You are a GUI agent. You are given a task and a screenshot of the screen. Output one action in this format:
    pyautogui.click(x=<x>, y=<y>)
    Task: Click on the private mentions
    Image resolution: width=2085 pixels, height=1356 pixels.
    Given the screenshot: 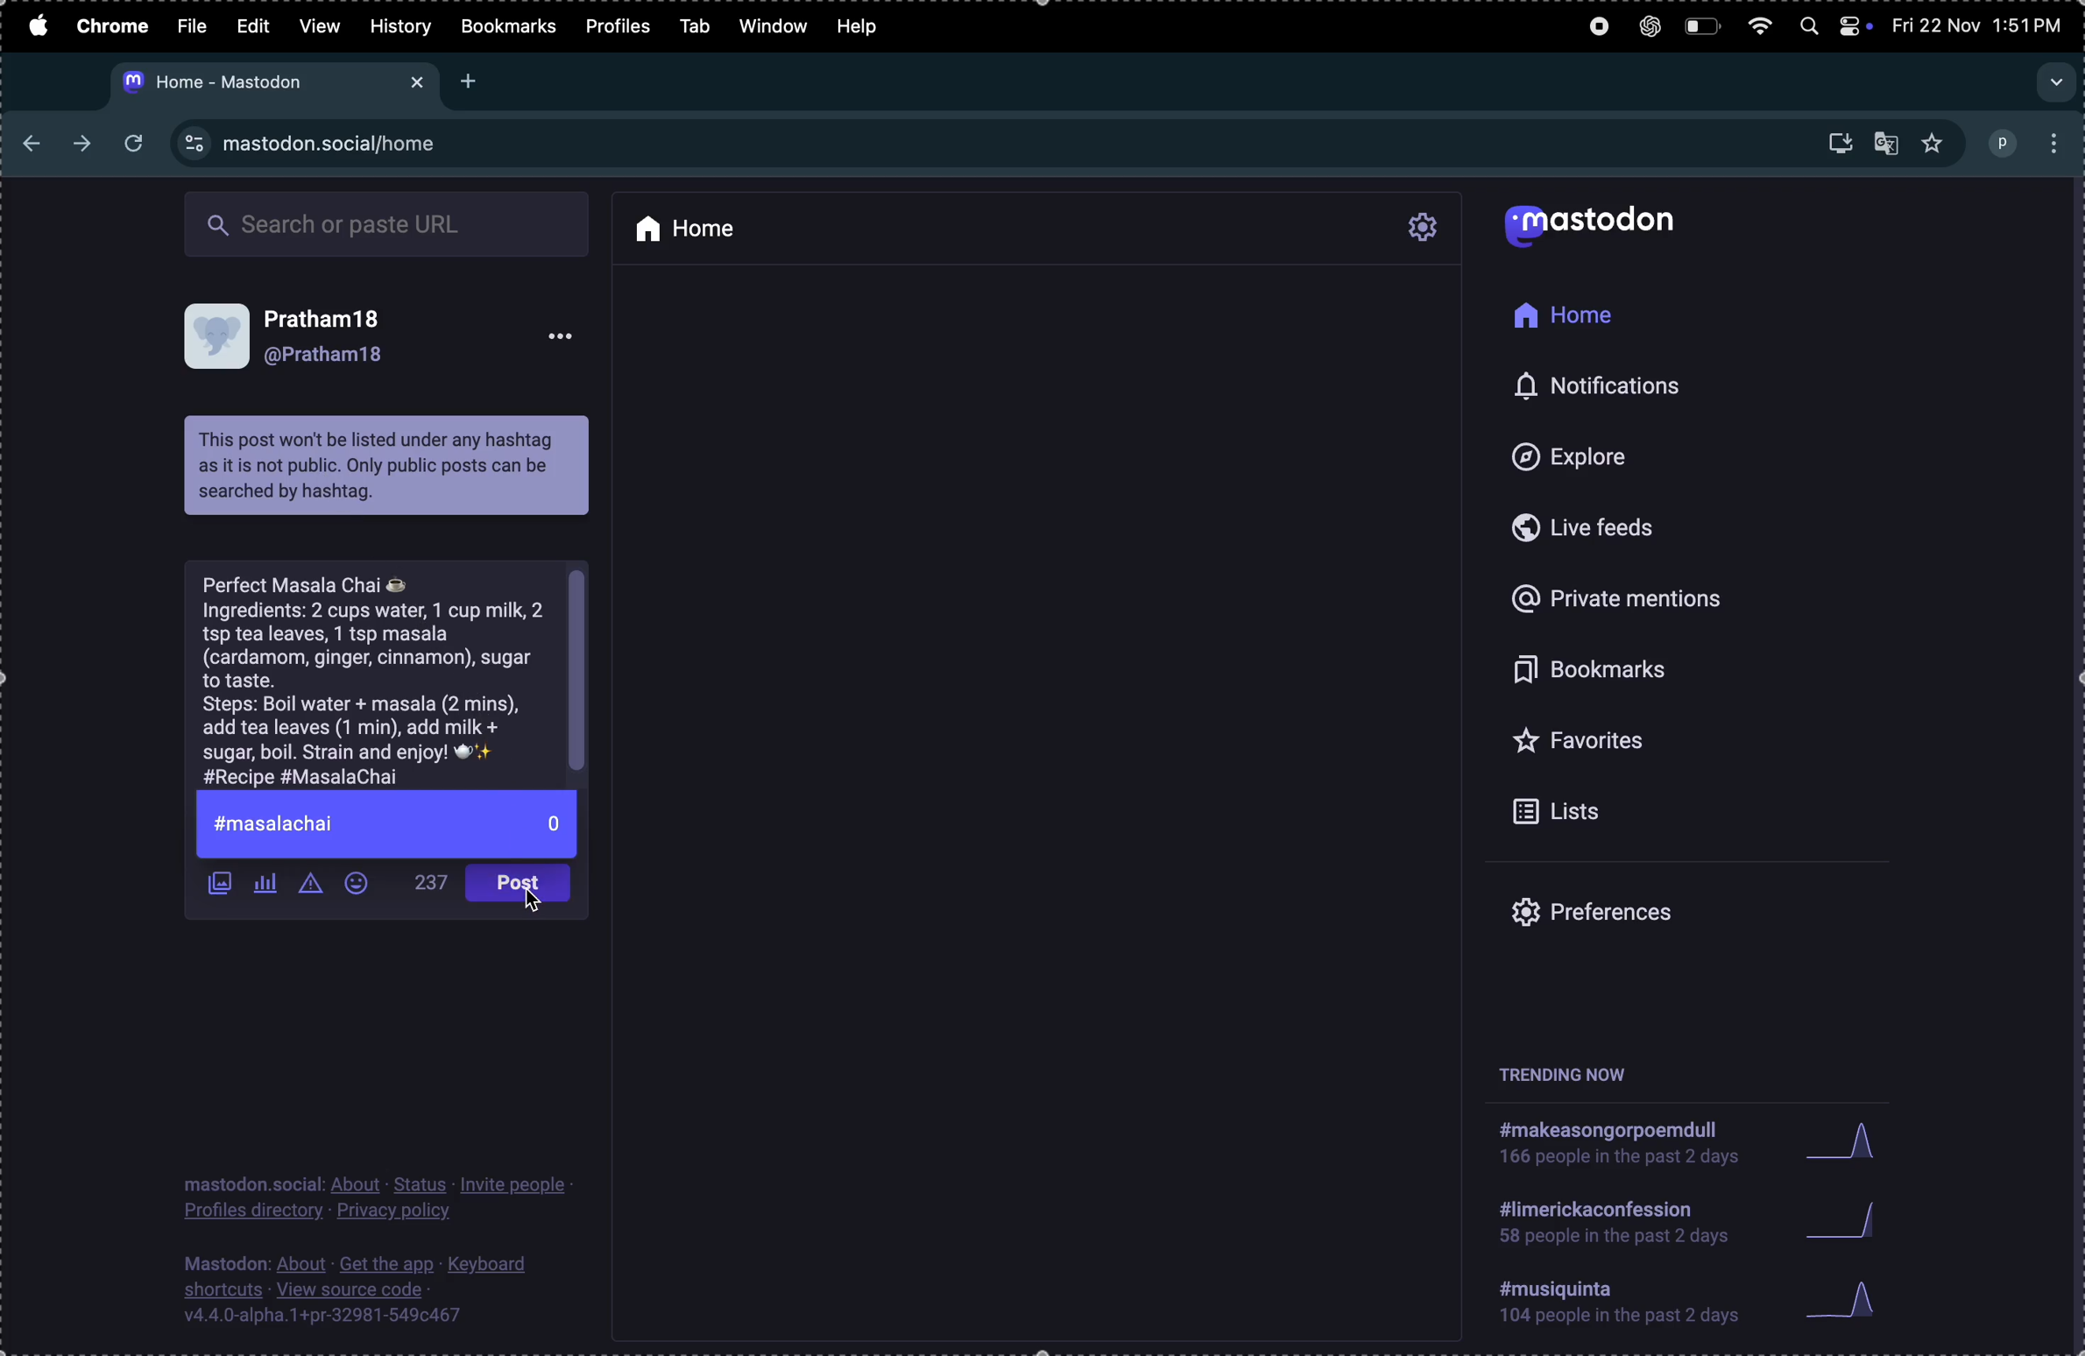 What is the action you would take?
    pyautogui.click(x=1627, y=590)
    